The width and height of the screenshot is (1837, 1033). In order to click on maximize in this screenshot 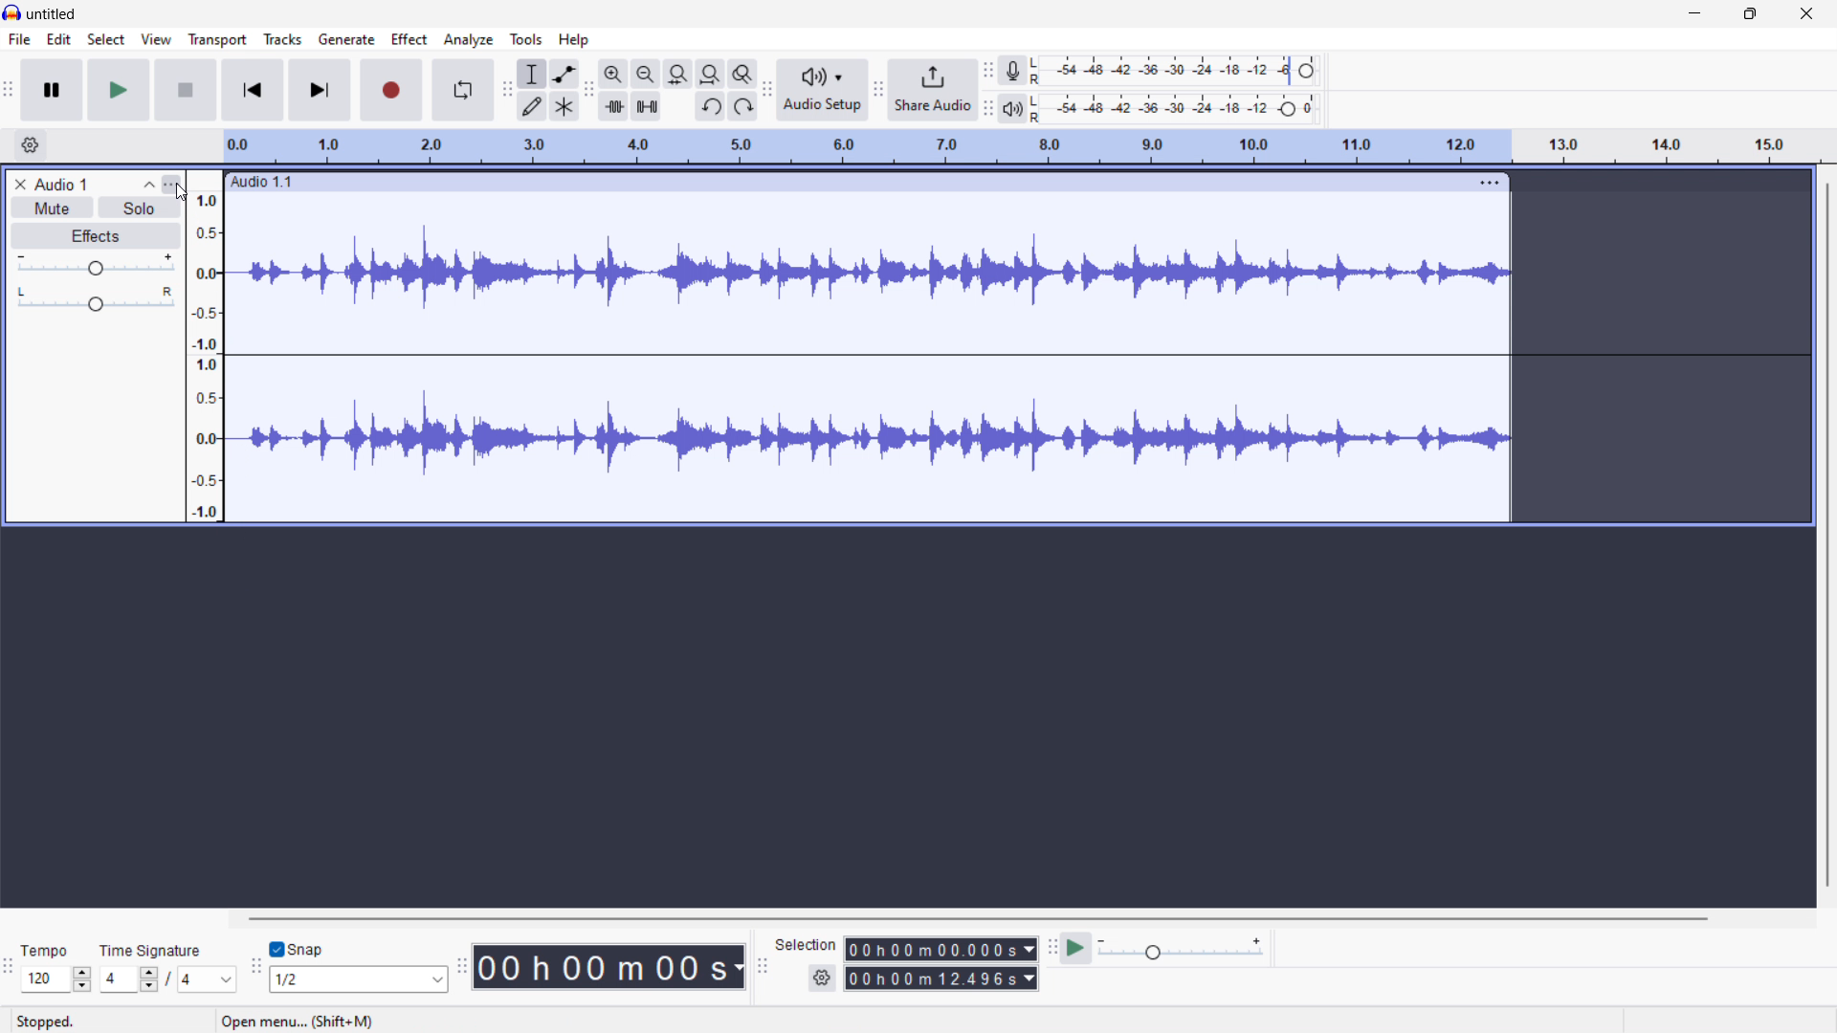, I will do `click(1753, 14)`.